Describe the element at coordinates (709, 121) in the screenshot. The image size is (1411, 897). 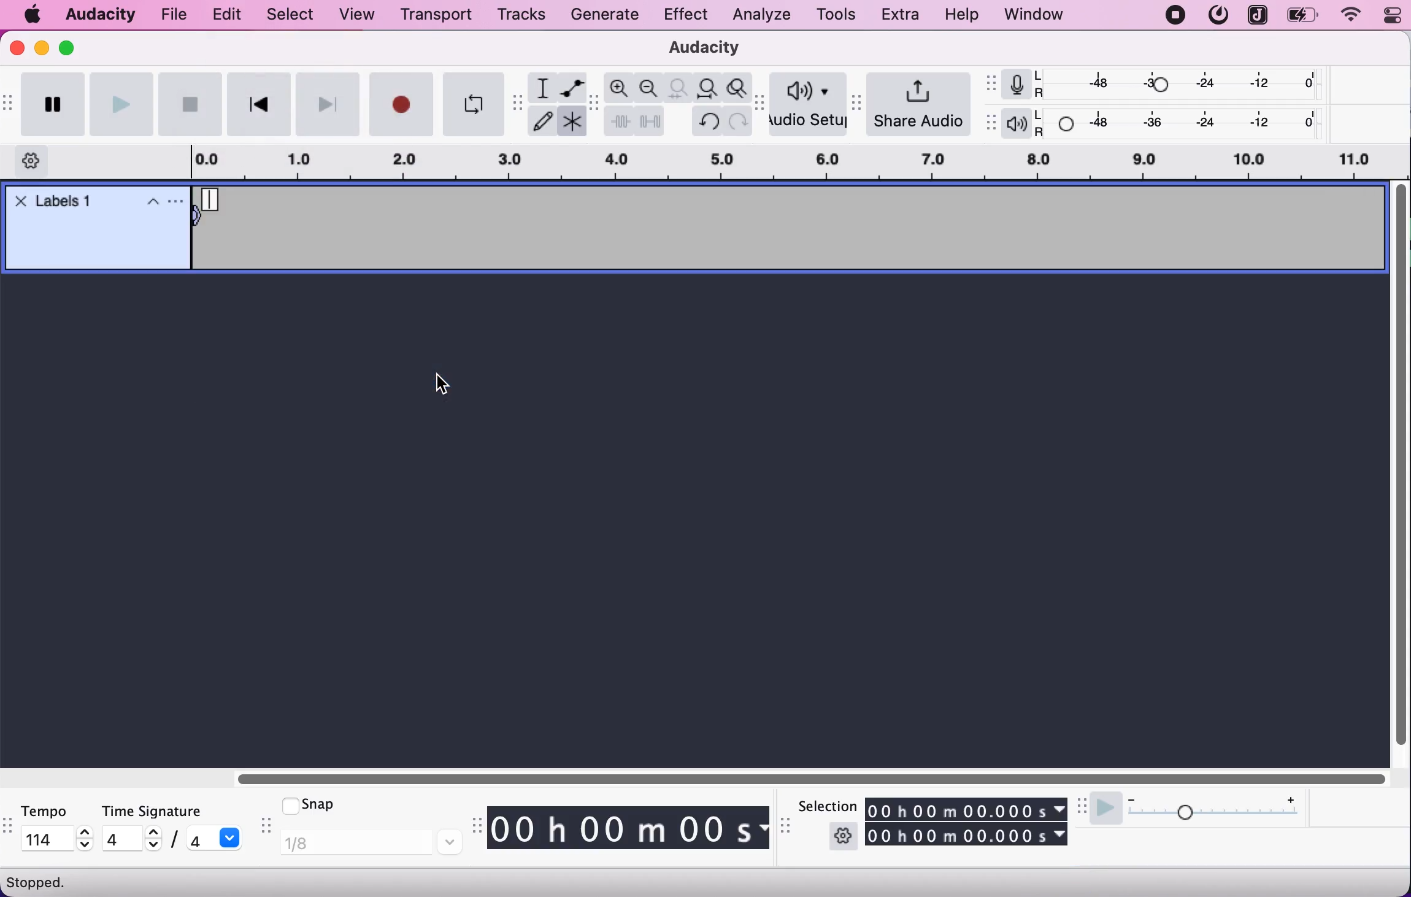
I see `undo` at that location.